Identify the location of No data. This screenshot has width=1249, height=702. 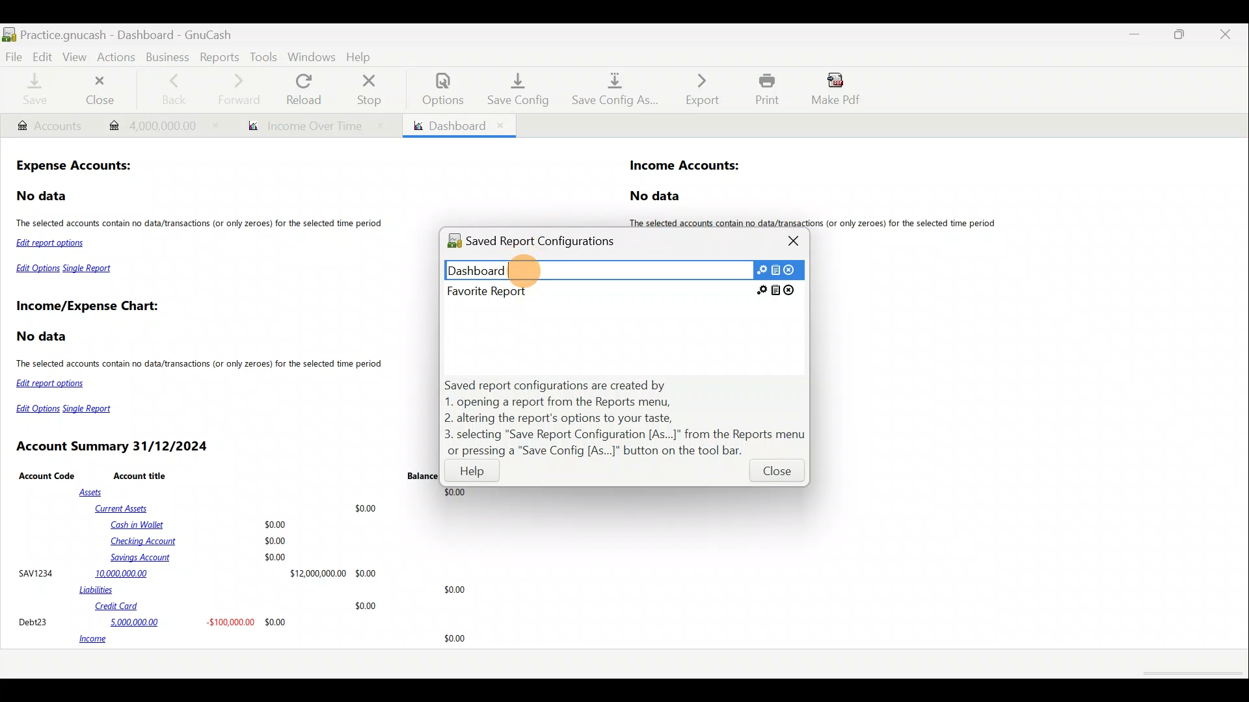
(44, 337).